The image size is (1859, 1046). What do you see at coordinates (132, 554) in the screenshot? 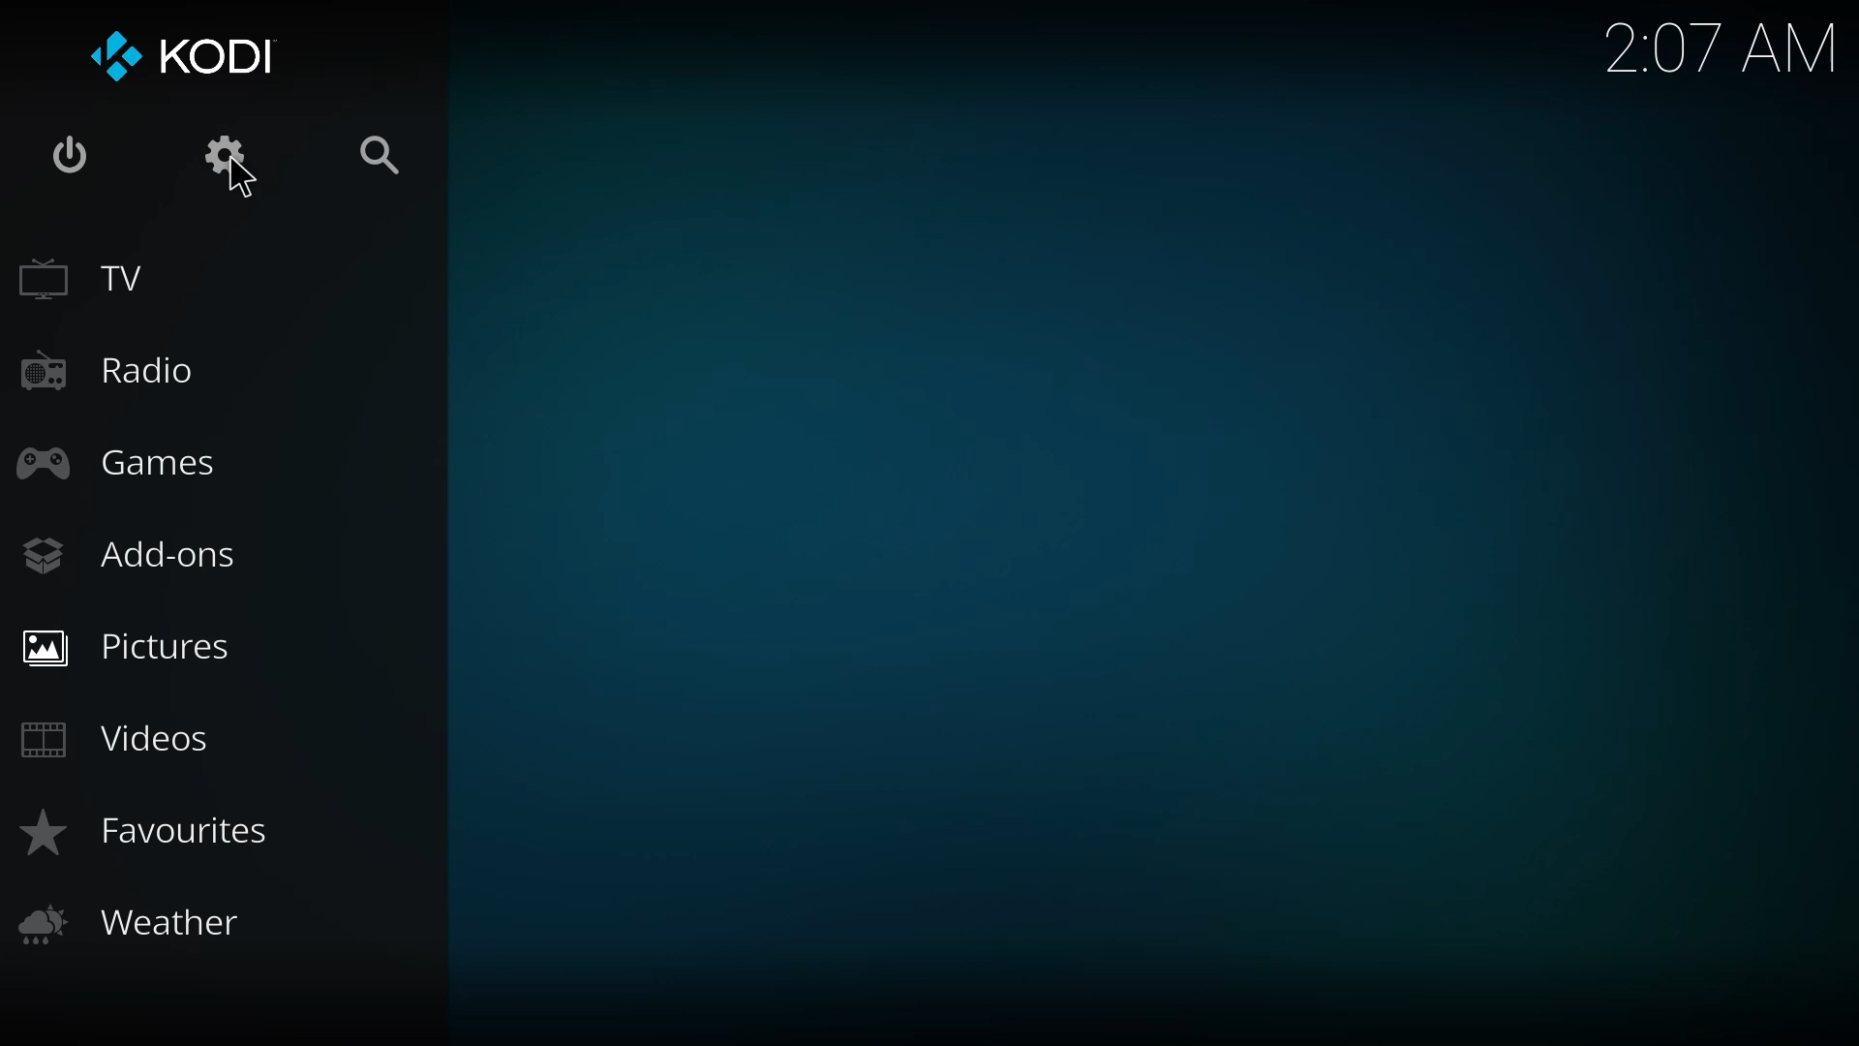
I see `add-ons` at bounding box center [132, 554].